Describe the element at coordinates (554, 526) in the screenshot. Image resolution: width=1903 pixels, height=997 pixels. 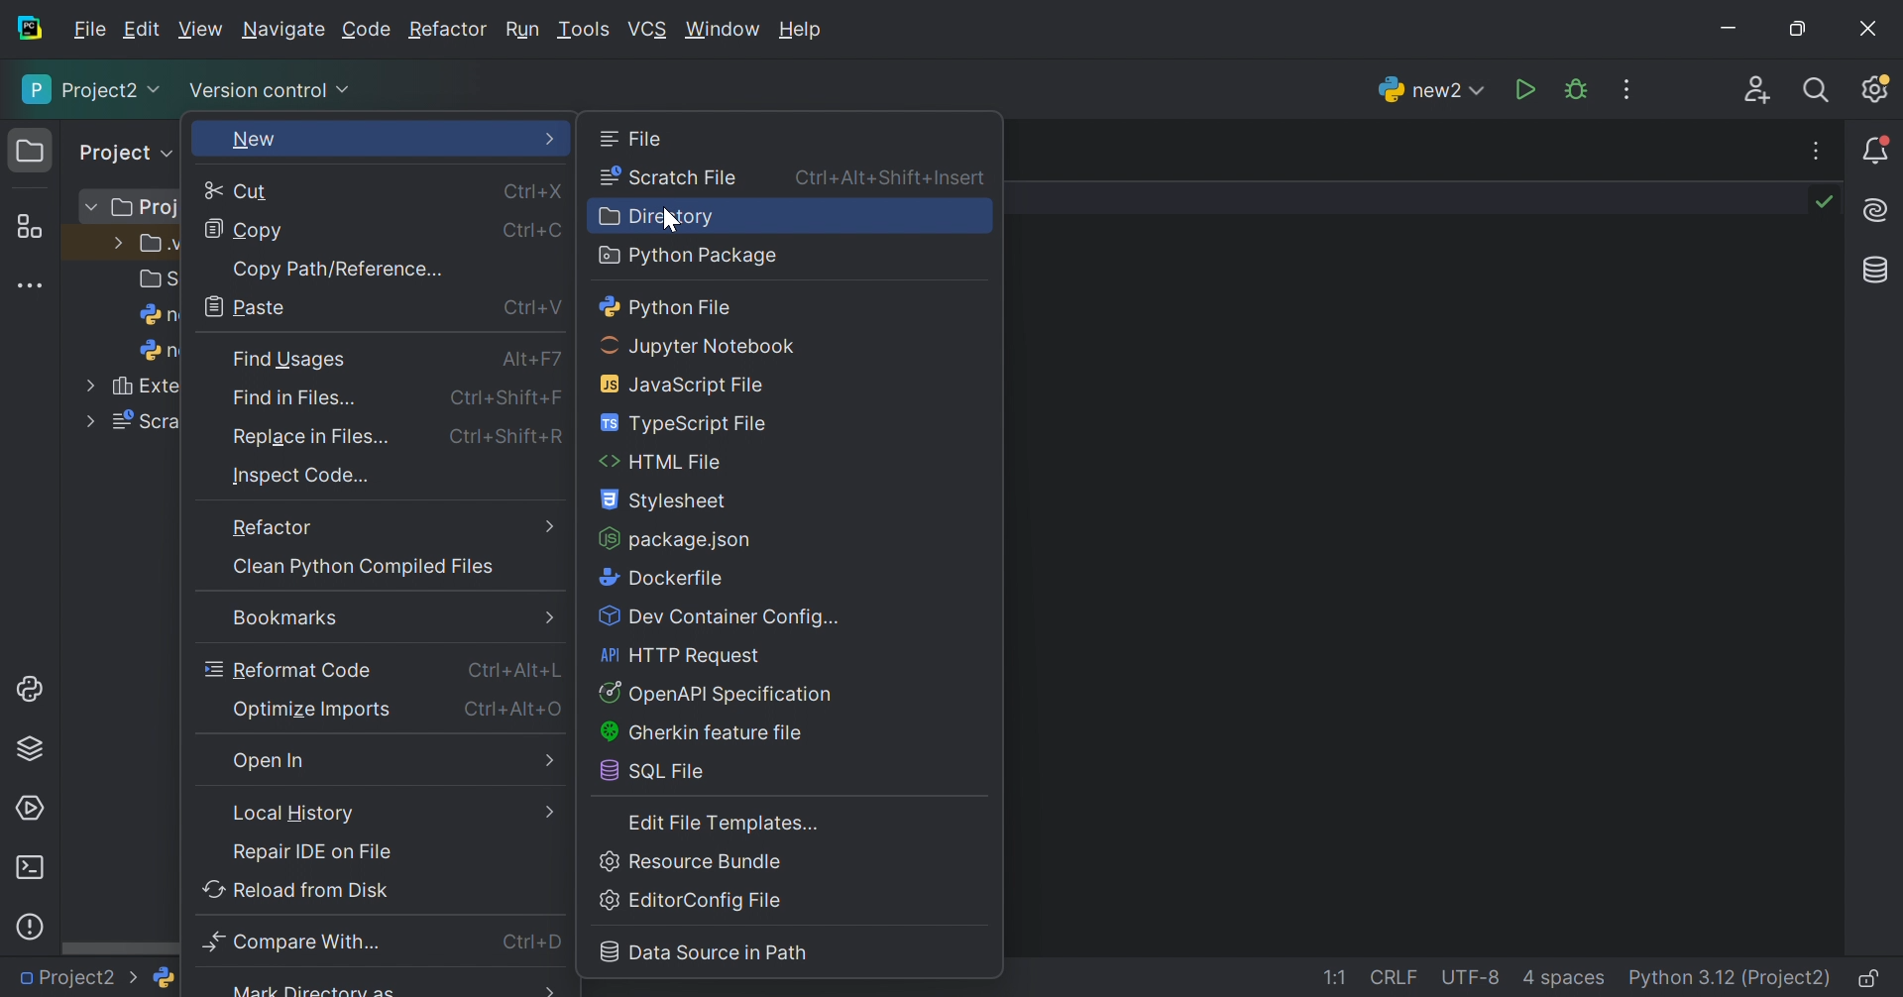
I see `More` at that location.